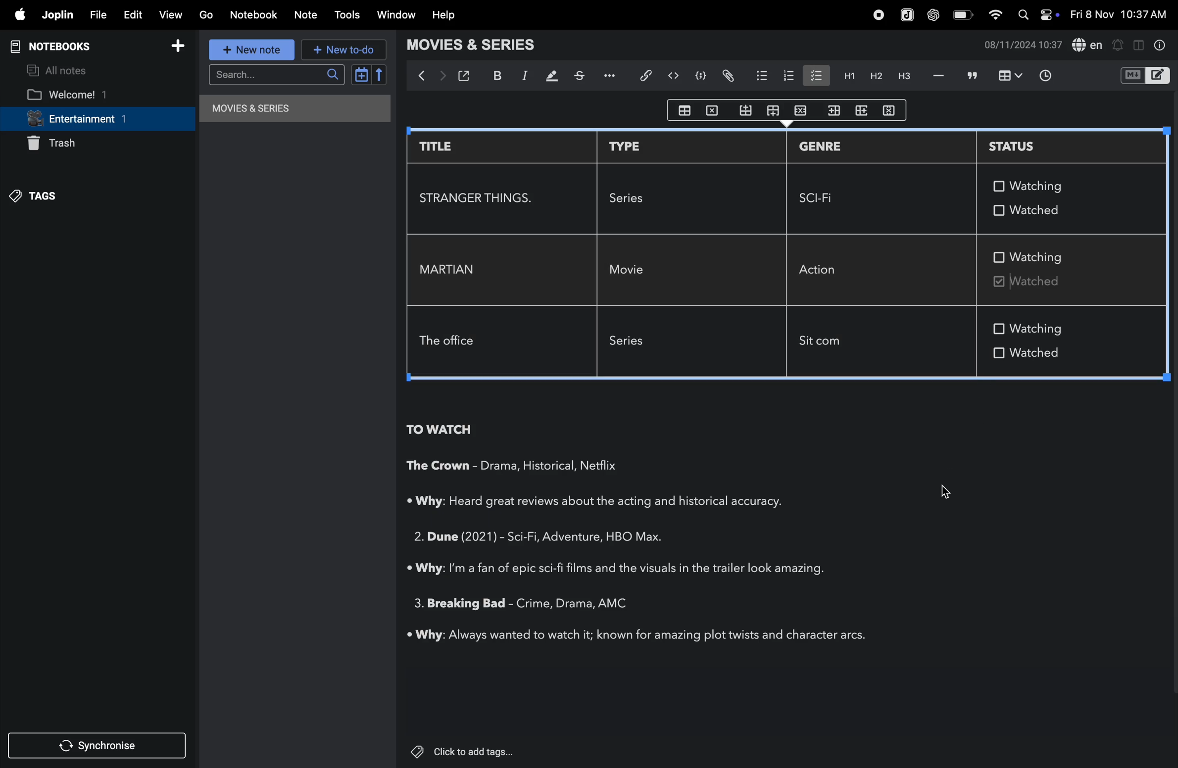 The width and height of the screenshot is (1178, 768). I want to click on info, so click(1162, 47).